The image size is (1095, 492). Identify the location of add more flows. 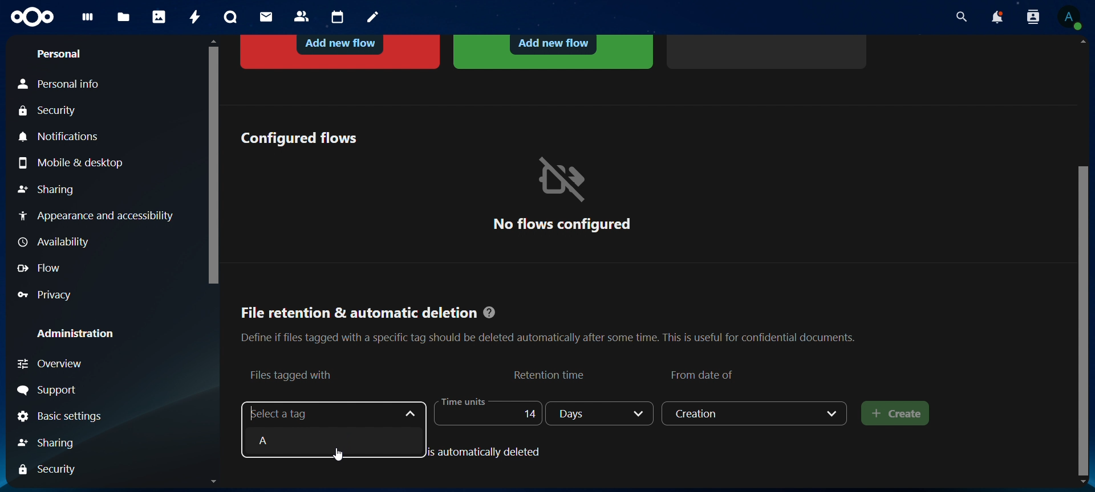
(769, 50).